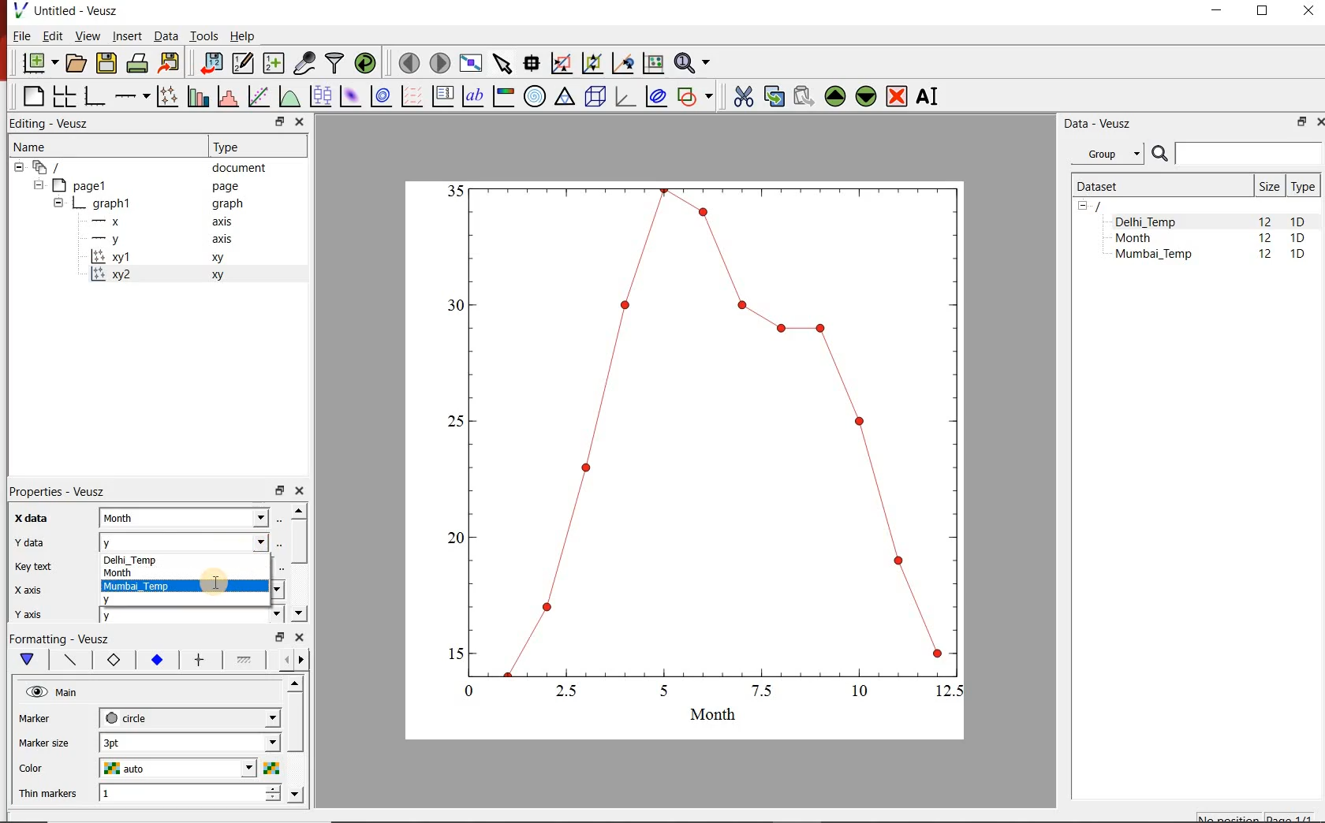 This screenshot has width=1325, height=823. I want to click on plot covariance ellipses, so click(656, 96).